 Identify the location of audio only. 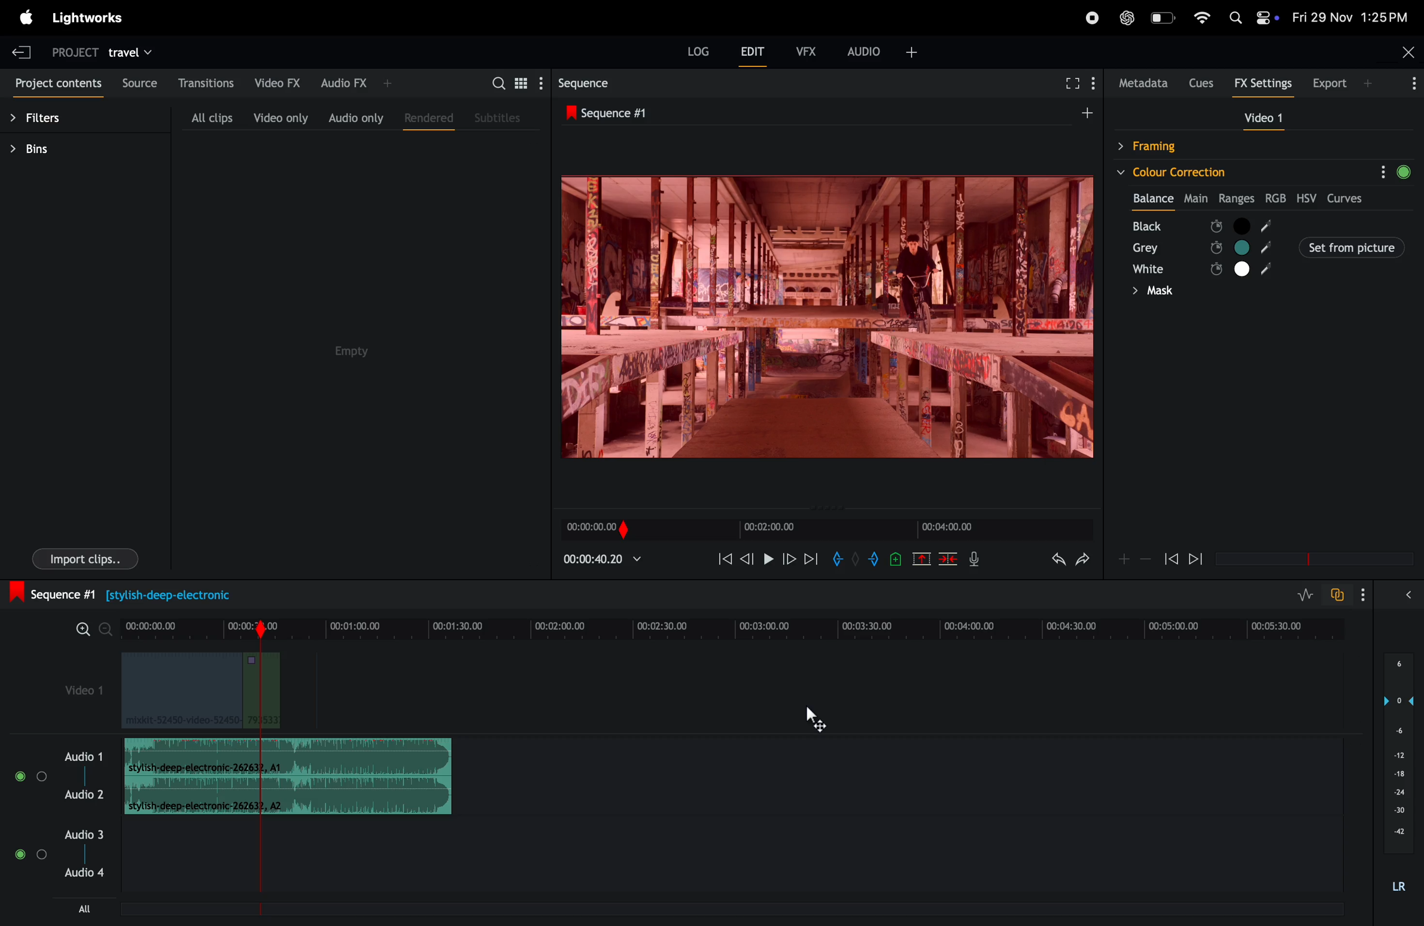
(354, 117).